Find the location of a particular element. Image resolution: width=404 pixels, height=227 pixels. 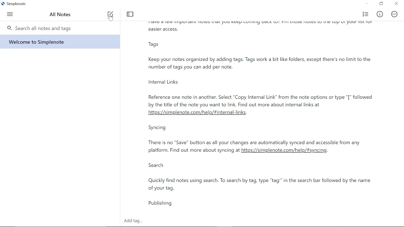

Currently opened note is located at coordinates (263, 116).